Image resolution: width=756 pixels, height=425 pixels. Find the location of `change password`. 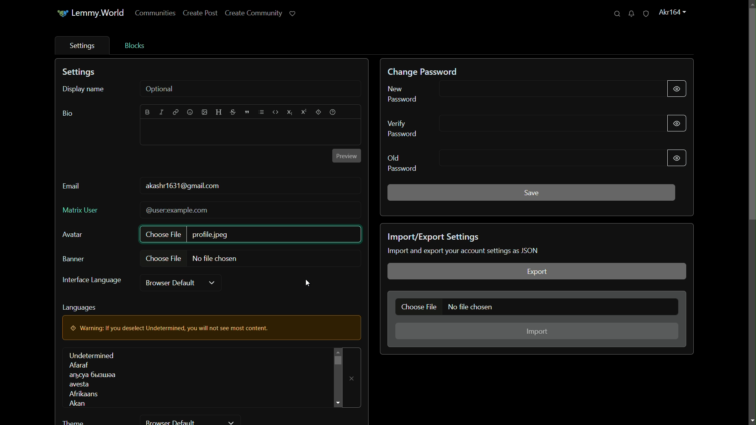

change password is located at coordinates (424, 72).